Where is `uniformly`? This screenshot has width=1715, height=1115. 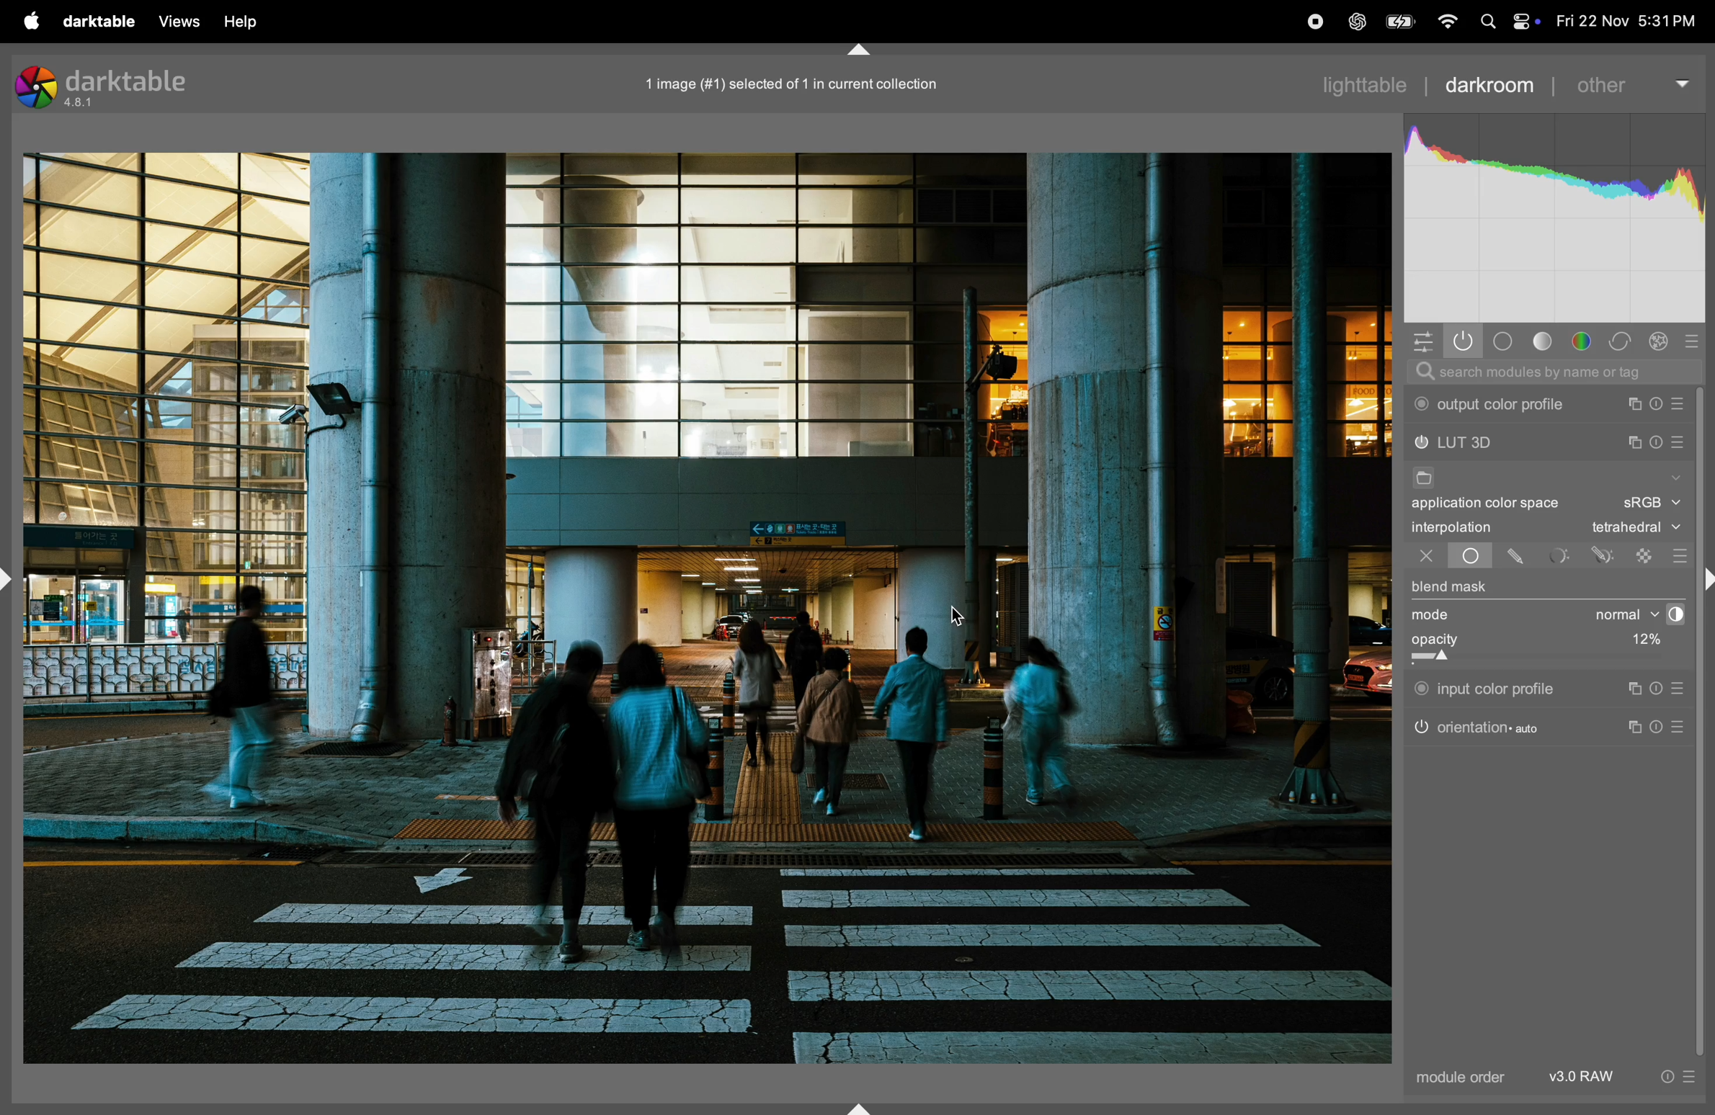 uniformly is located at coordinates (1457, 556).